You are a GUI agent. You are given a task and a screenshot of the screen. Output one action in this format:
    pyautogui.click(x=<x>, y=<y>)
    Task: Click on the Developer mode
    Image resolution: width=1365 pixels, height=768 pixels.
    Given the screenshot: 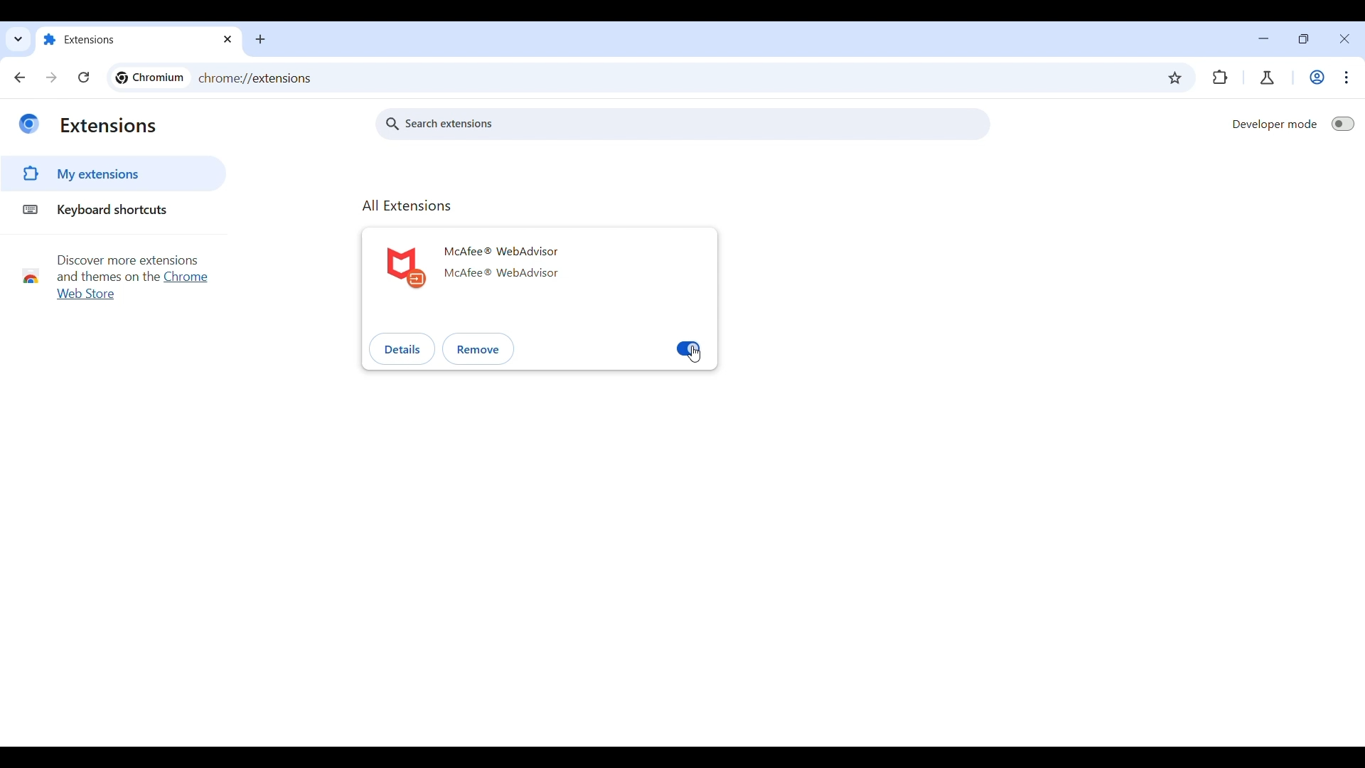 What is the action you would take?
    pyautogui.click(x=1275, y=124)
    